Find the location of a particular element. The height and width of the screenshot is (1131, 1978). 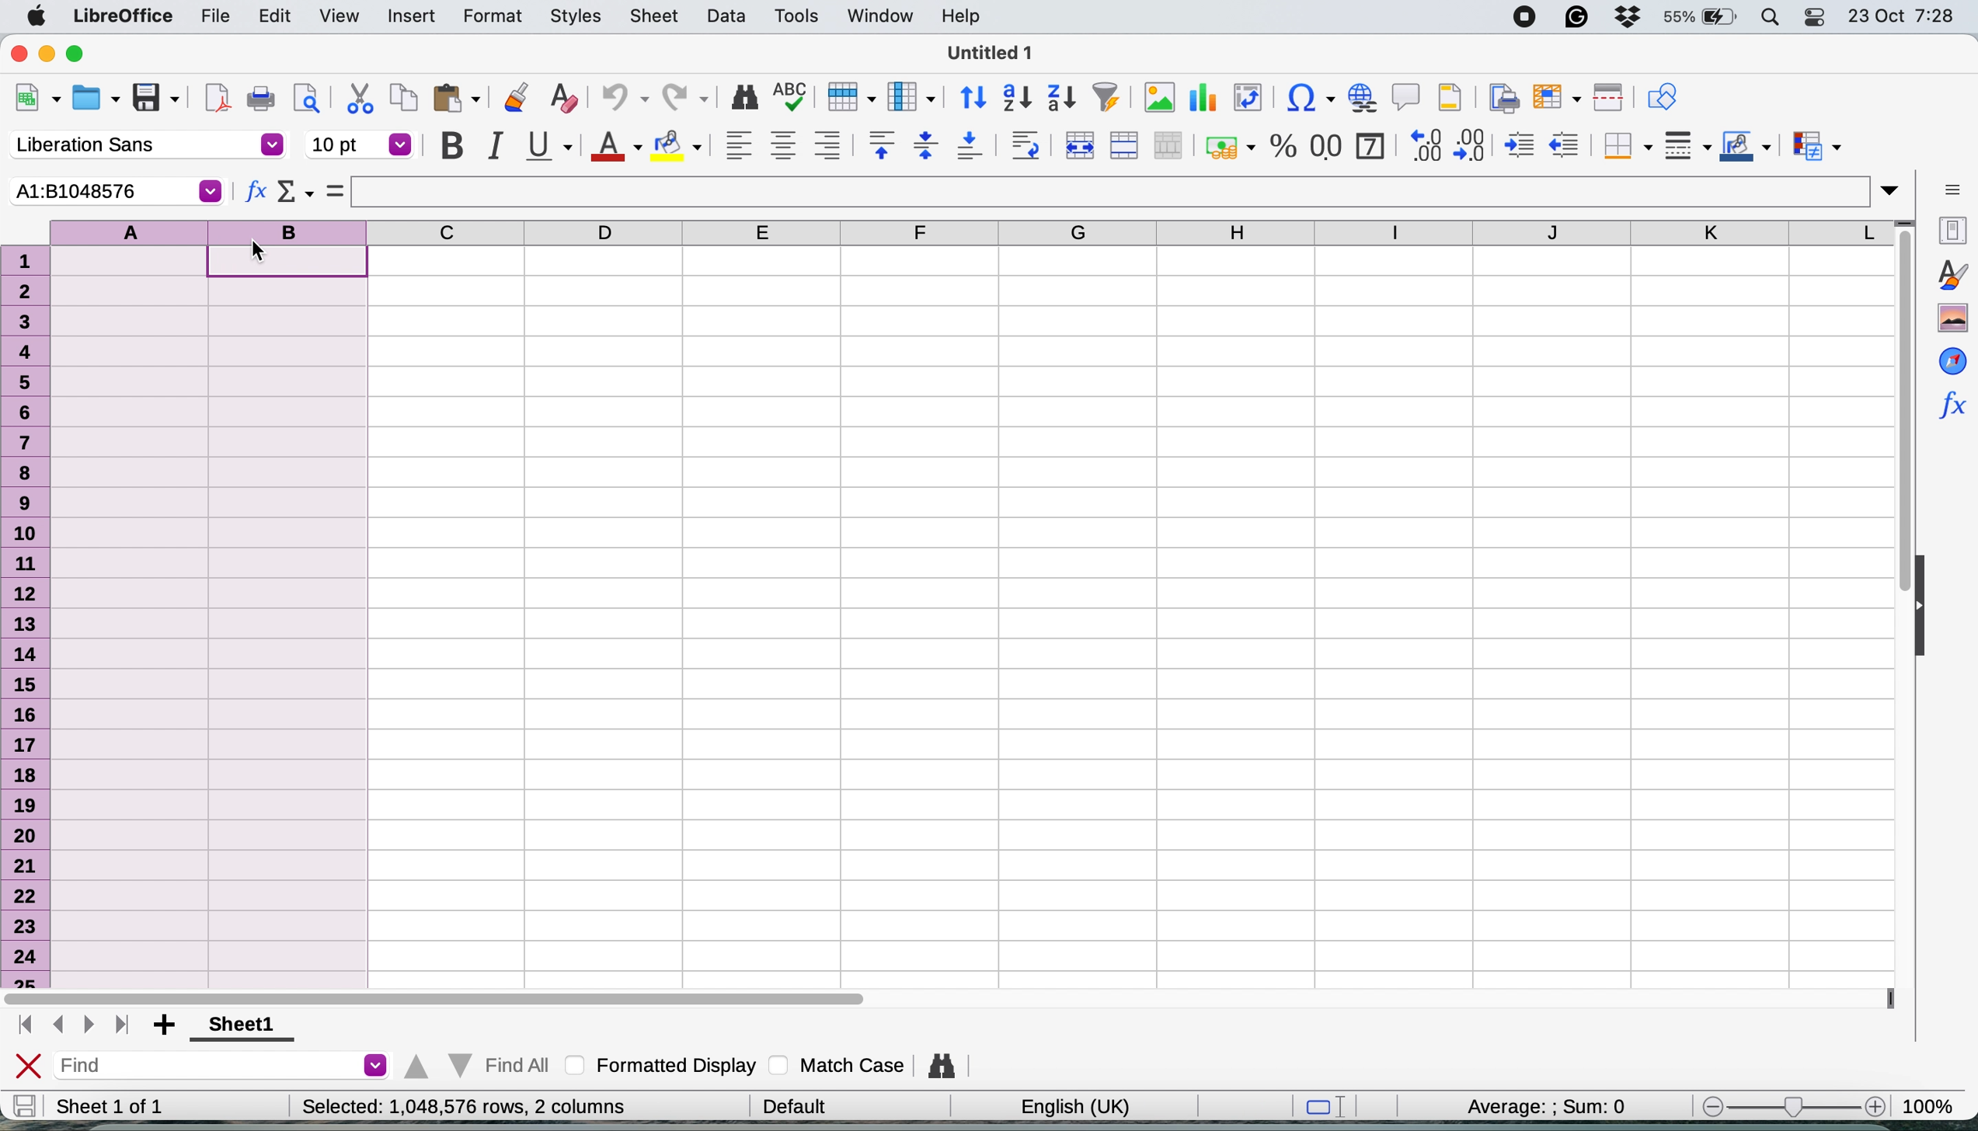

font size is located at coordinates (360, 144).